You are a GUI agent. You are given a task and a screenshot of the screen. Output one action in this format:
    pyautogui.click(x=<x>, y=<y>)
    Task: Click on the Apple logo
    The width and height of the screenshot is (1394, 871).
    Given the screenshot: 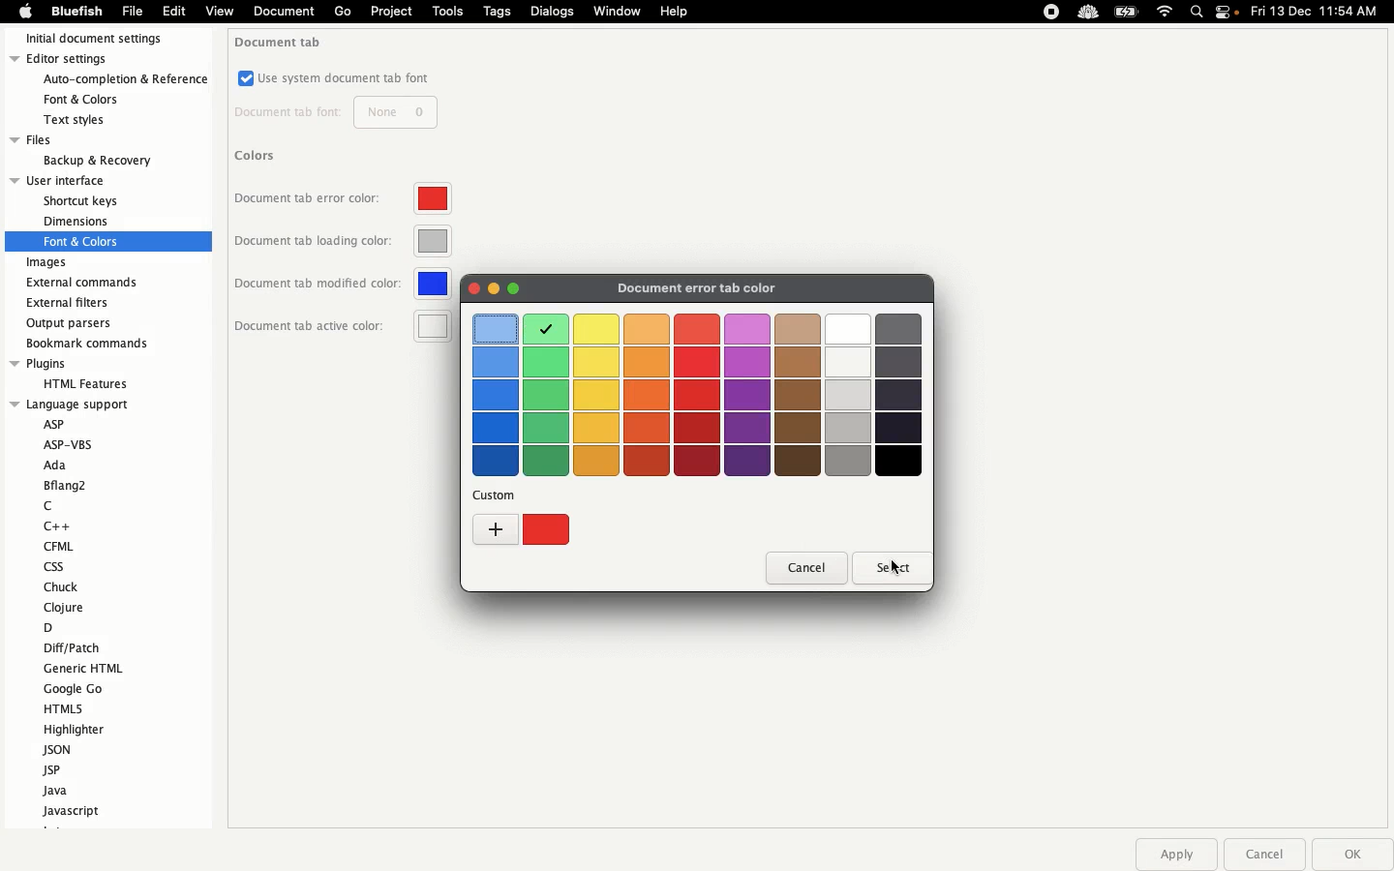 What is the action you would take?
    pyautogui.click(x=25, y=11)
    